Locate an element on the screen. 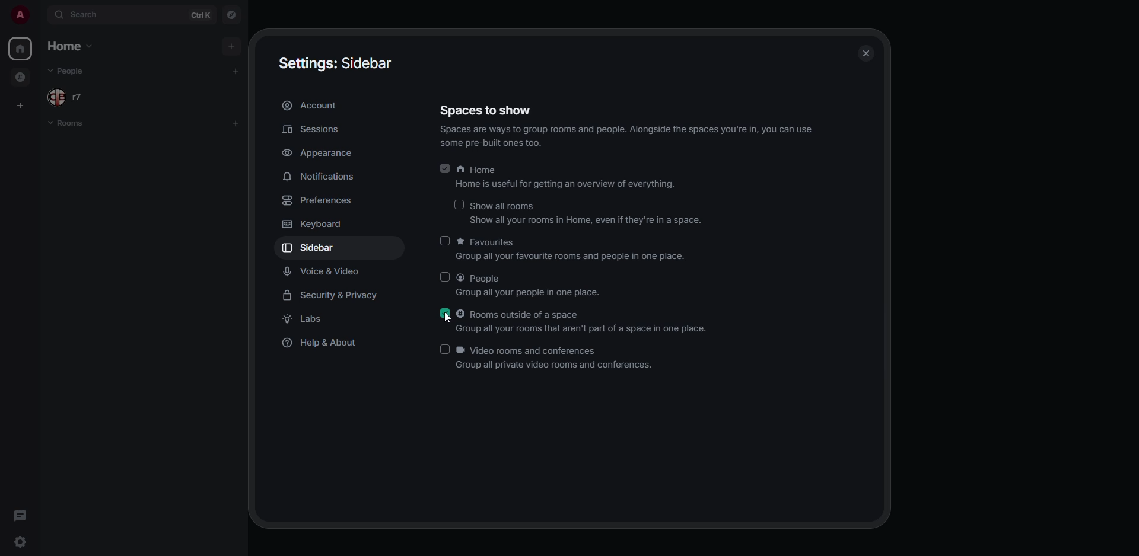 This screenshot has height=556, width=1139. quick settings is located at coordinates (19, 541).